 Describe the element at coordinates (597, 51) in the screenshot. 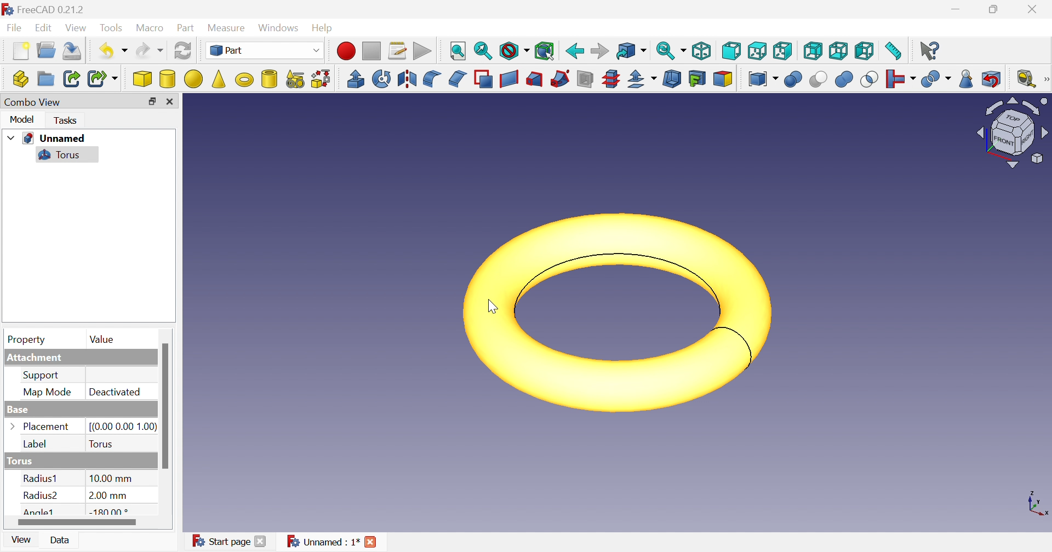

I see `Forward` at that location.